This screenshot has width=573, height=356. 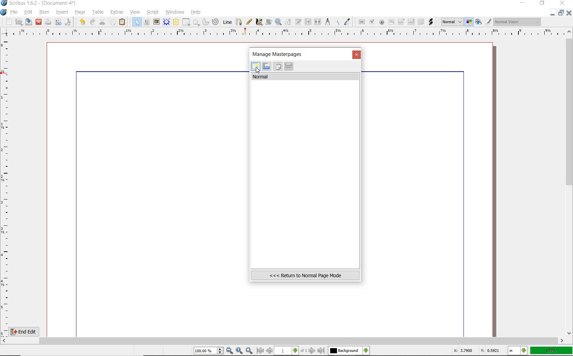 What do you see at coordinates (238, 22) in the screenshot?
I see `Bezier curve` at bounding box center [238, 22].